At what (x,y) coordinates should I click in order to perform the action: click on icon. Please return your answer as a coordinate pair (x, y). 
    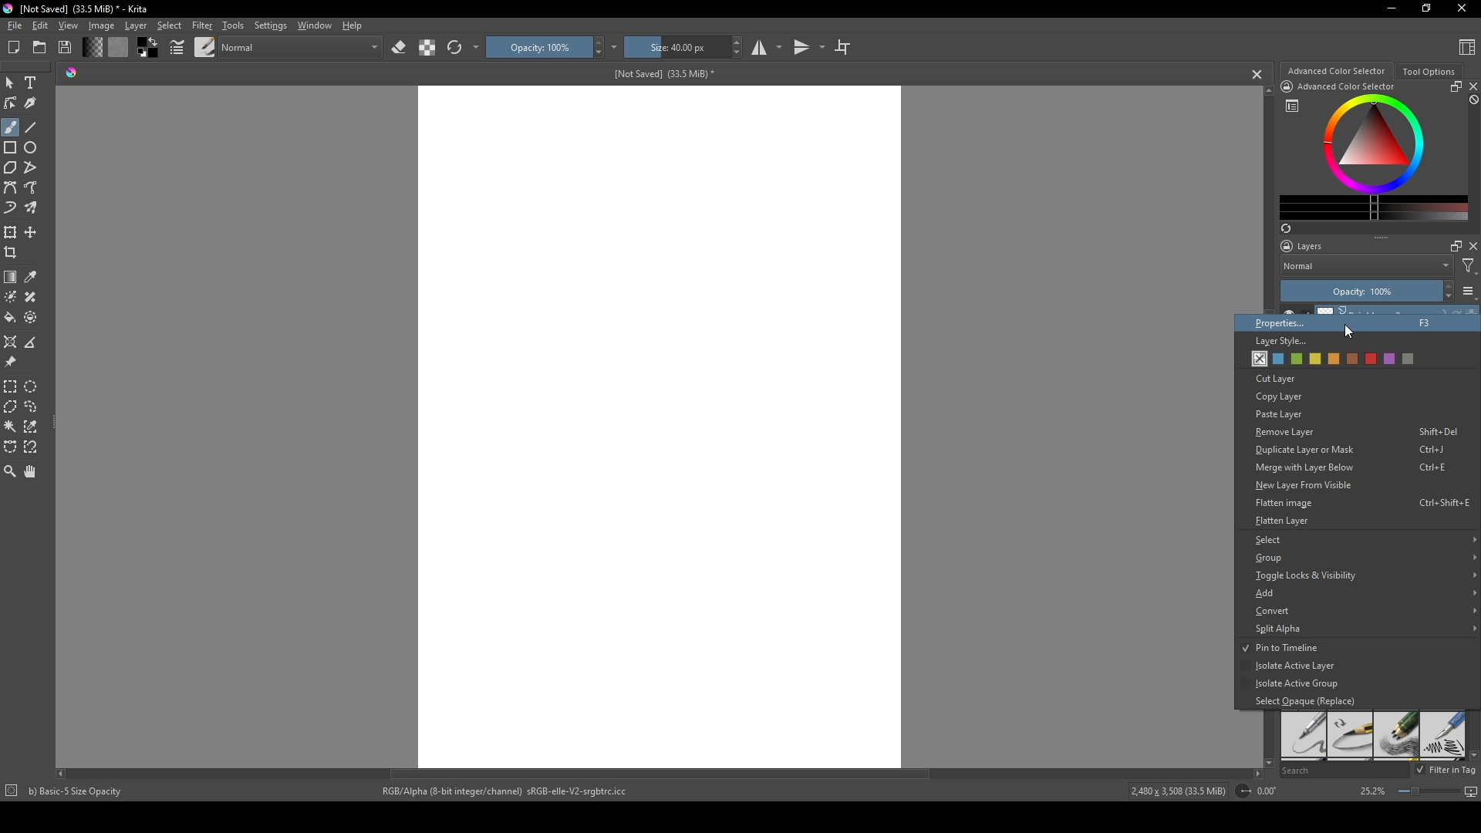
    Looking at the image, I should click on (1242, 791).